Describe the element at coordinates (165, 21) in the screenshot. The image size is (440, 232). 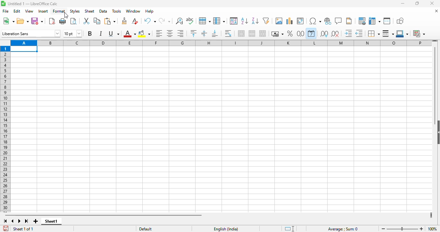
I see `redo` at that location.